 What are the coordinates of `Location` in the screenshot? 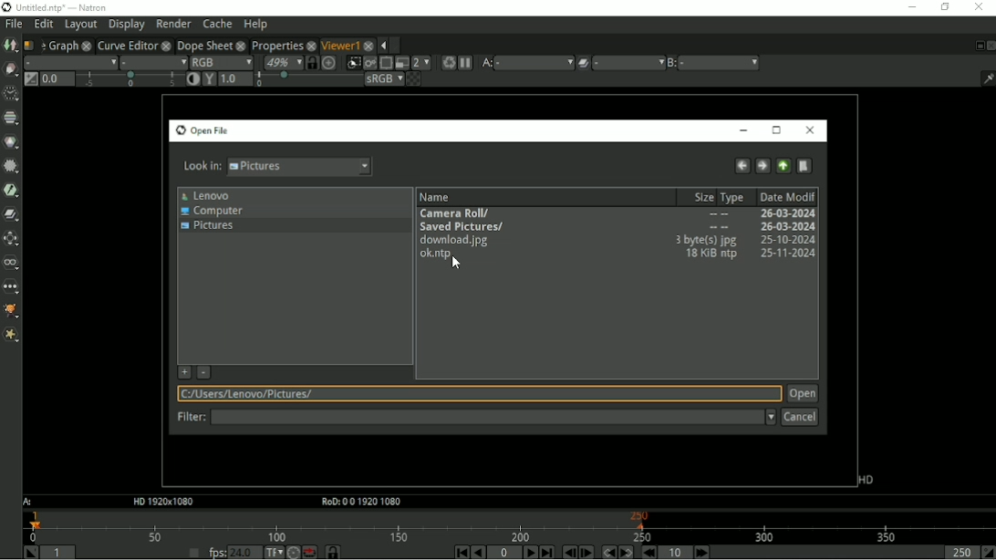 It's located at (476, 394).